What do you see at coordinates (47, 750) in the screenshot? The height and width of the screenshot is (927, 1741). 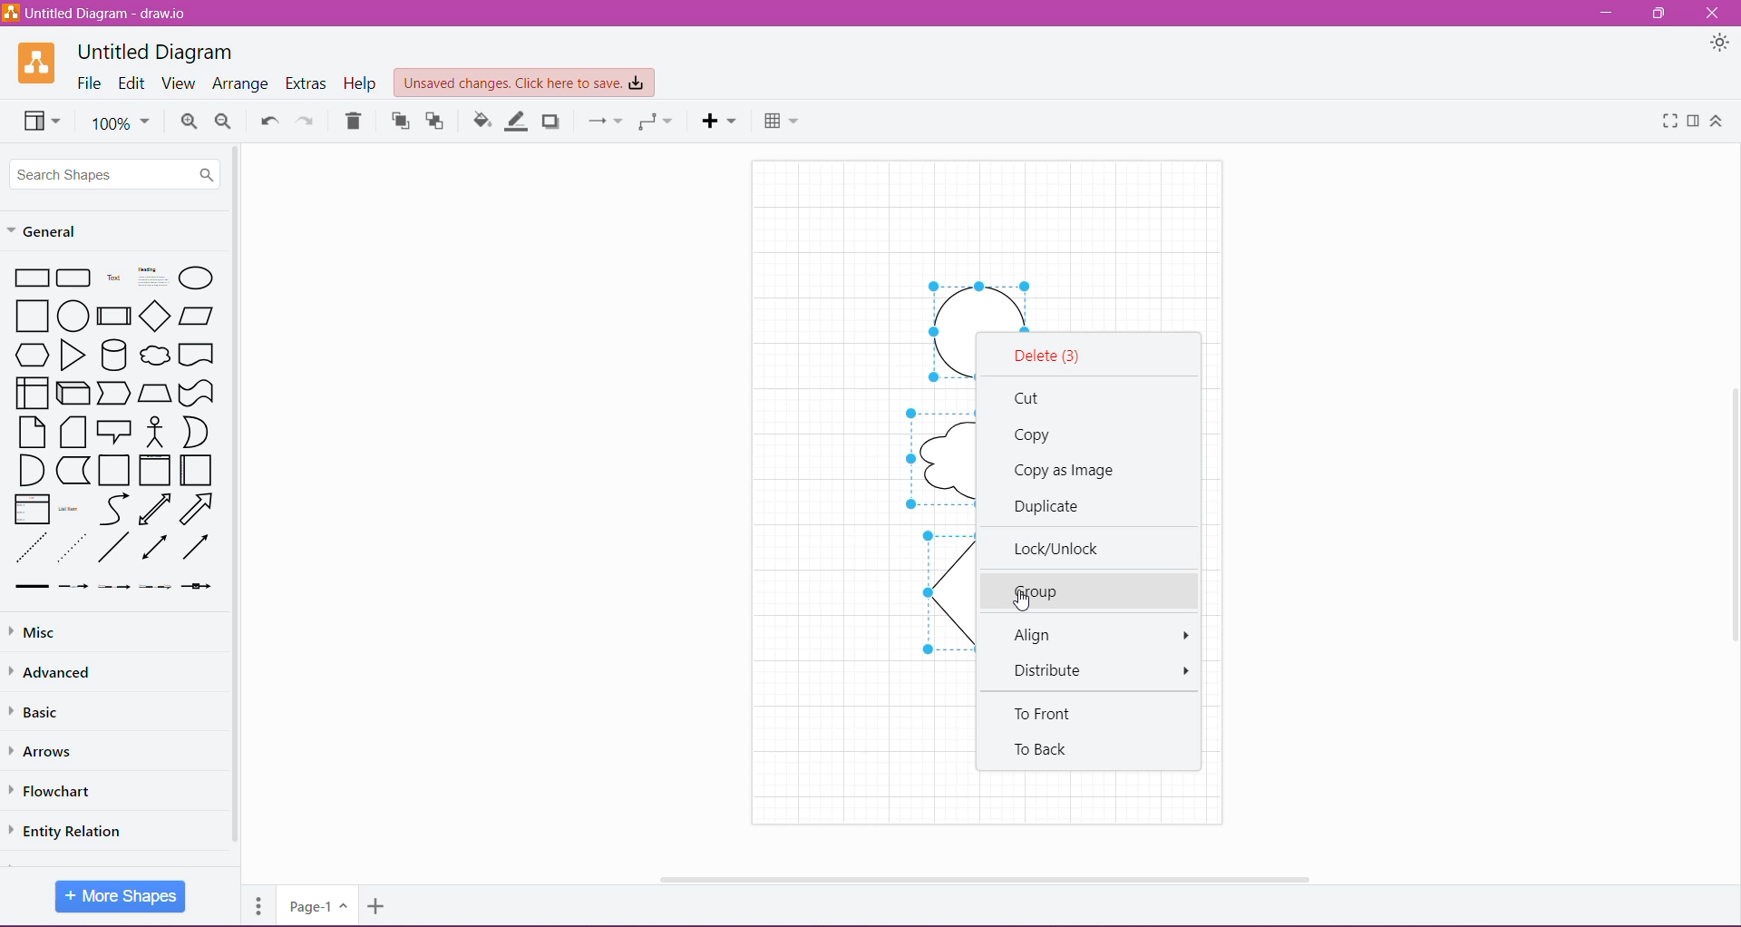 I see `Arrows` at bounding box center [47, 750].